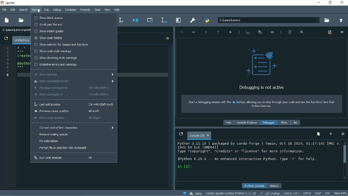  What do you see at coordinates (22, 49) in the screenshot?
I see `Coding` at bounding box center [22, 49].